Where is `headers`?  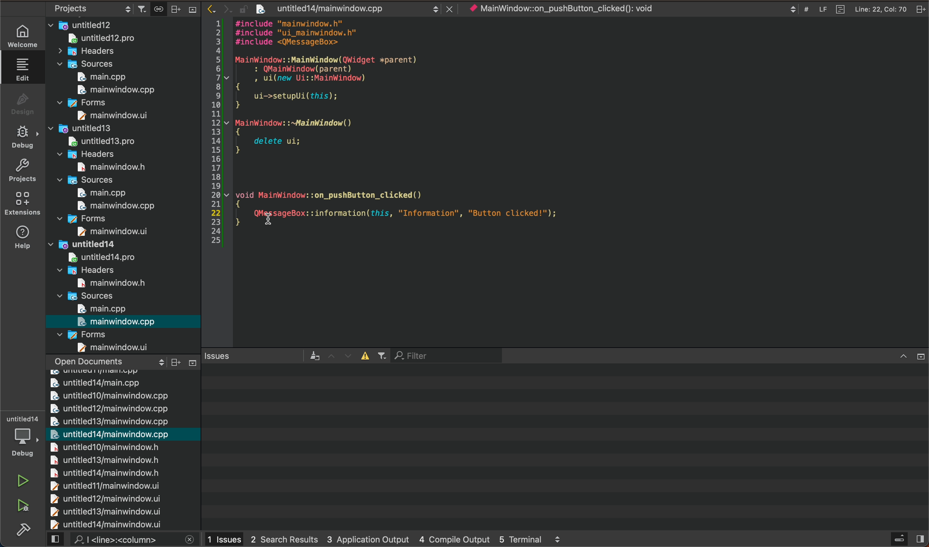
headers is located at coordinates (93, 154).